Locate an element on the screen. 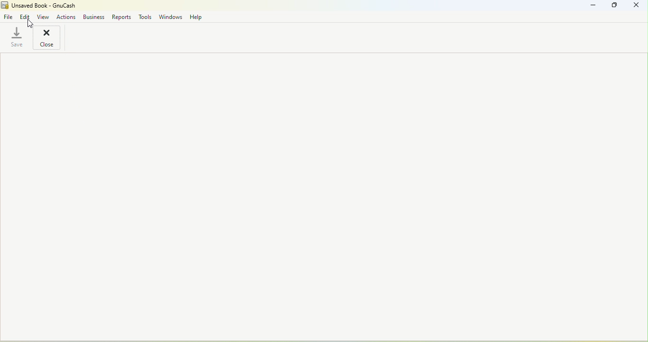 The height and width of the screenshot is (342, 648). Minimize is located at coordinates (594, 5).